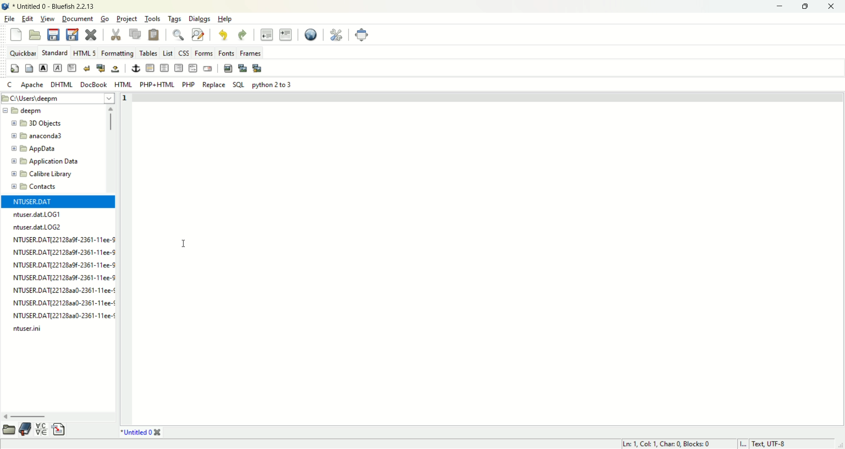  What do you see at coordinates (9, 85) in the screenshot?
I see `c` at bounding box center [9, 85].